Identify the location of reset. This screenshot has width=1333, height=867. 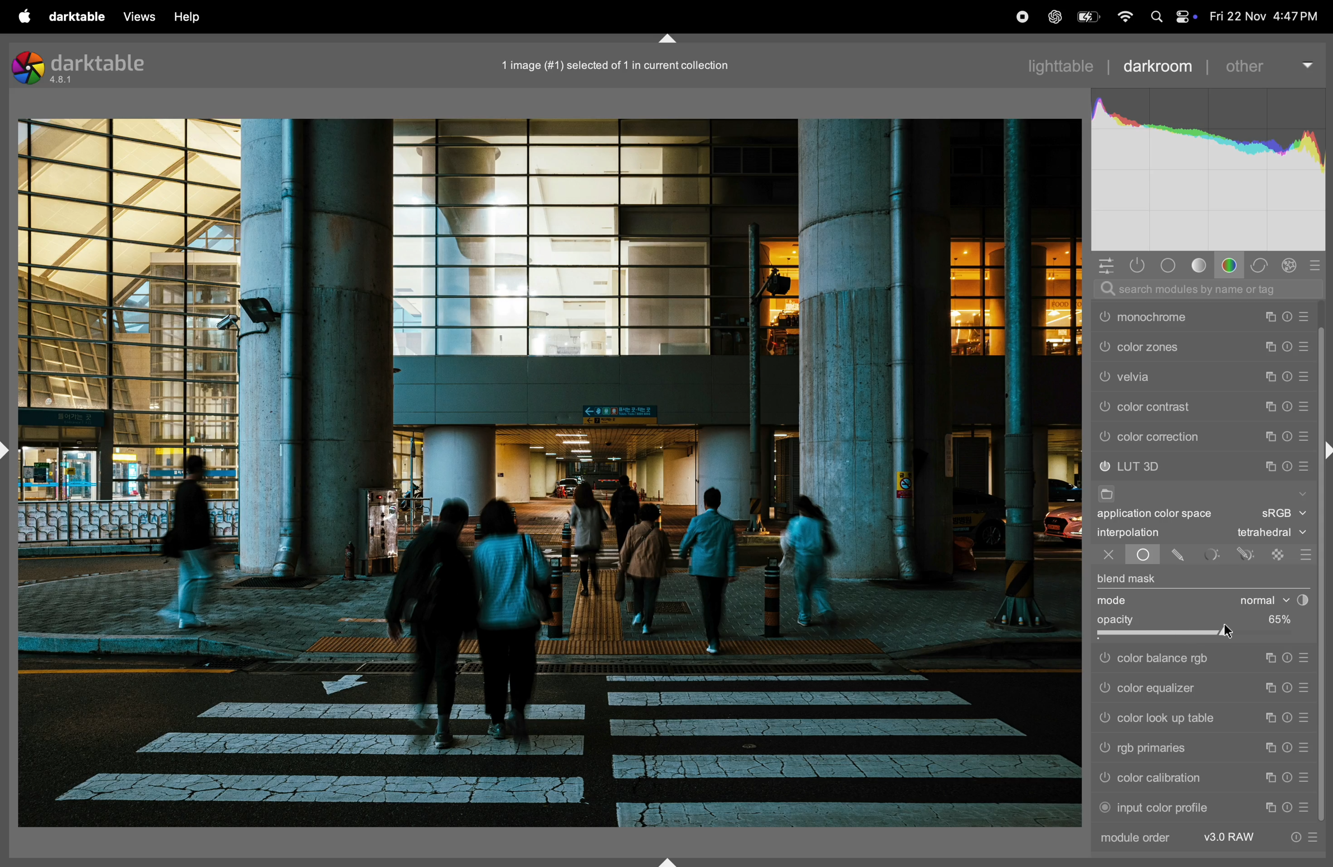
(1288, 436).